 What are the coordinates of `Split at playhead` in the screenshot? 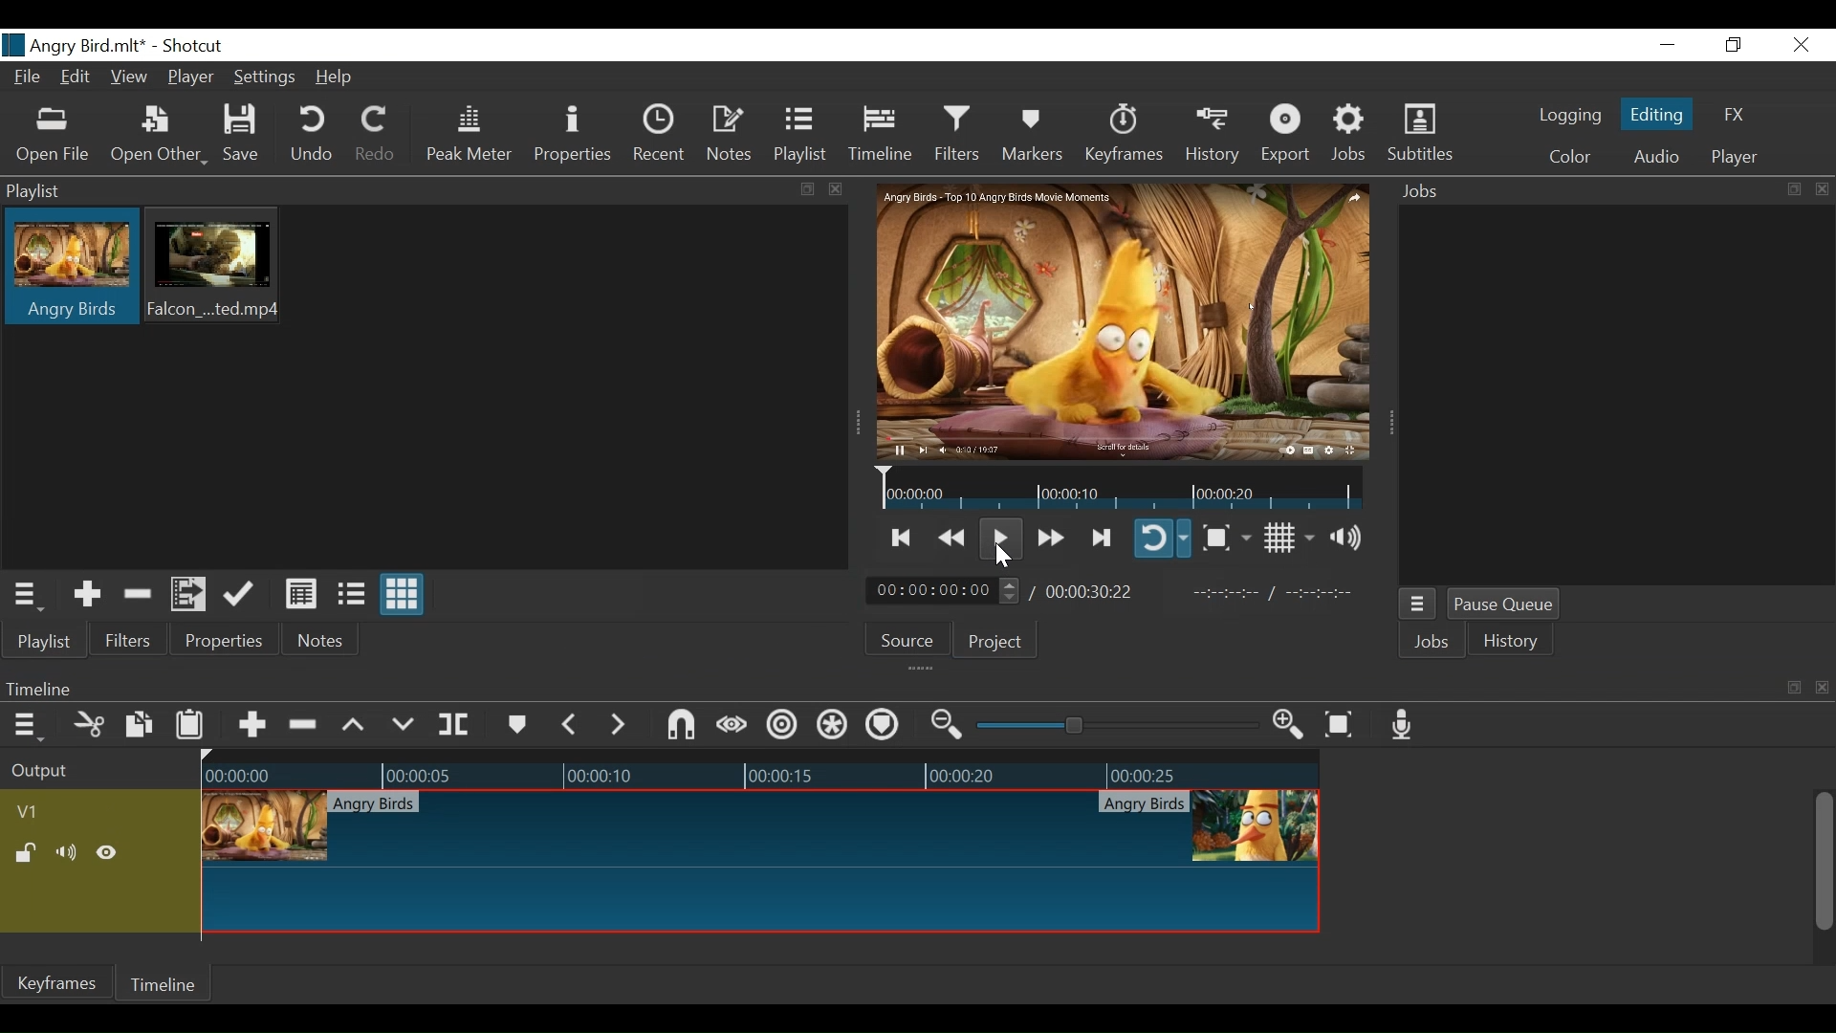 It's located at (462, 725).